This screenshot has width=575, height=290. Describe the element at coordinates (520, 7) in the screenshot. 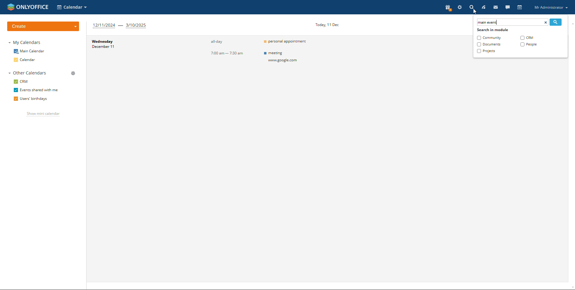

I see `calendar` at that location.